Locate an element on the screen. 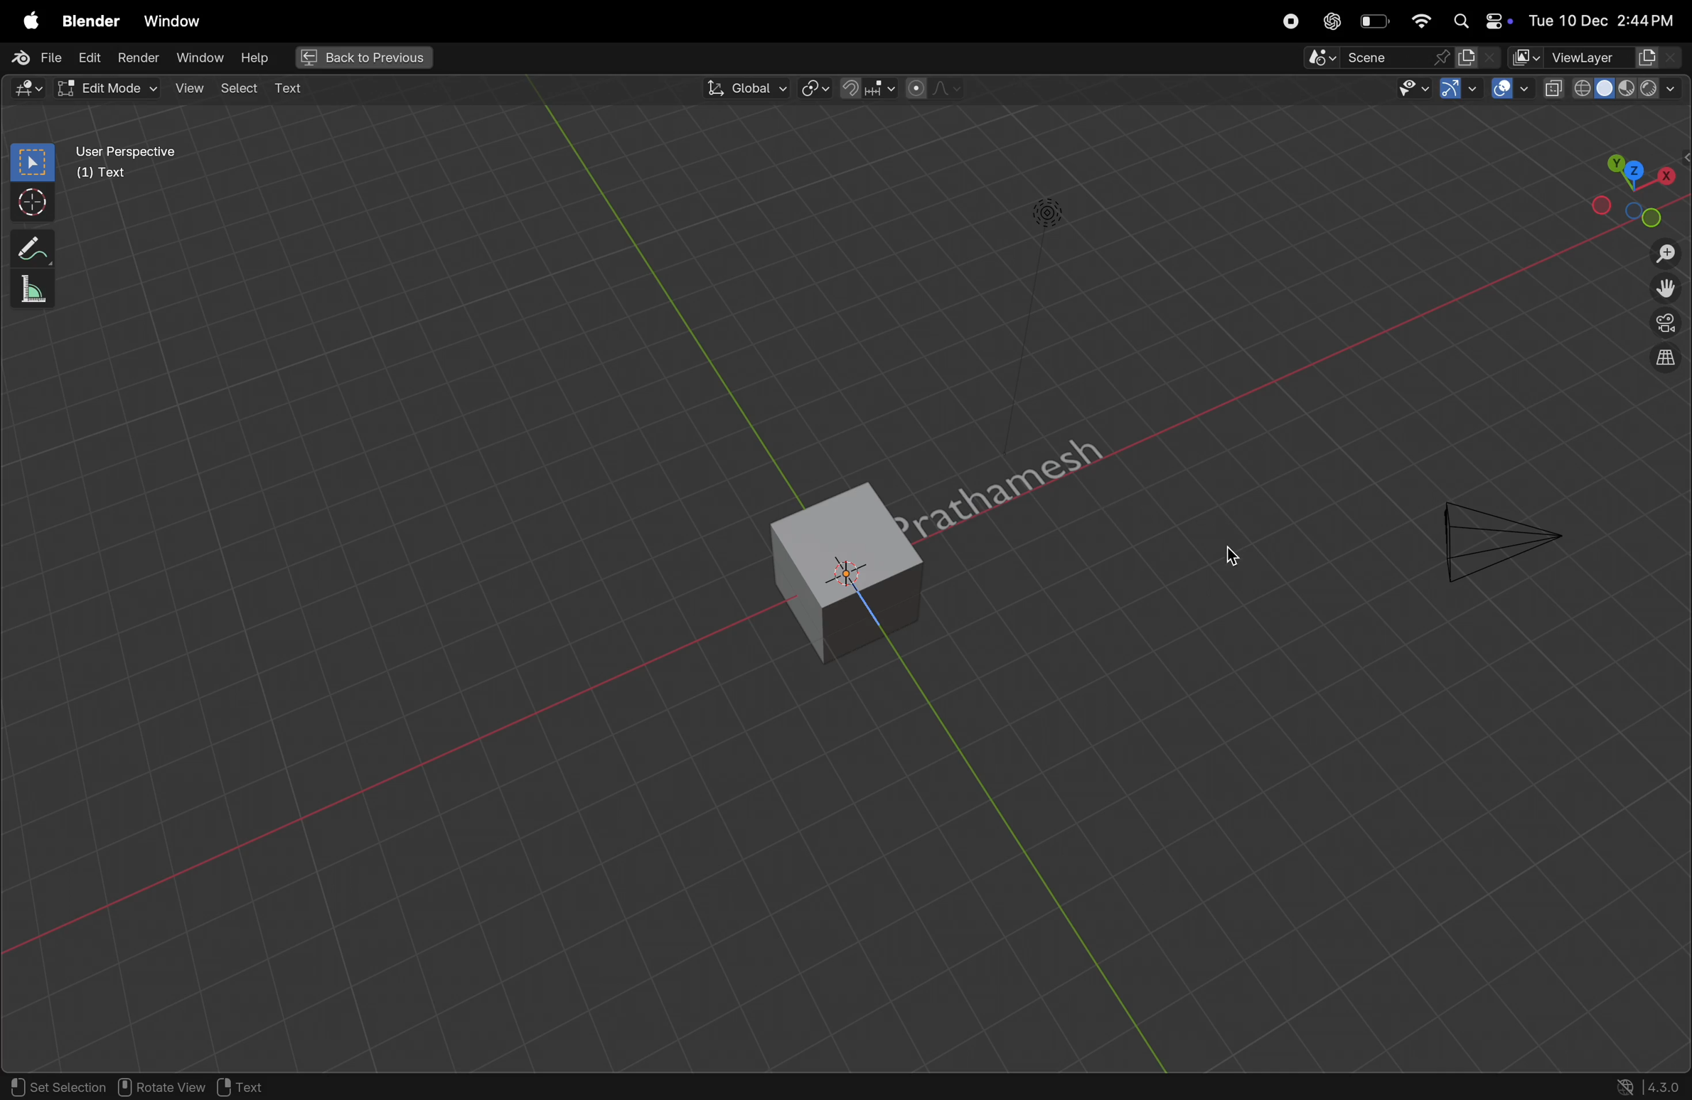  pviot point is located at coordinates (811, 90).